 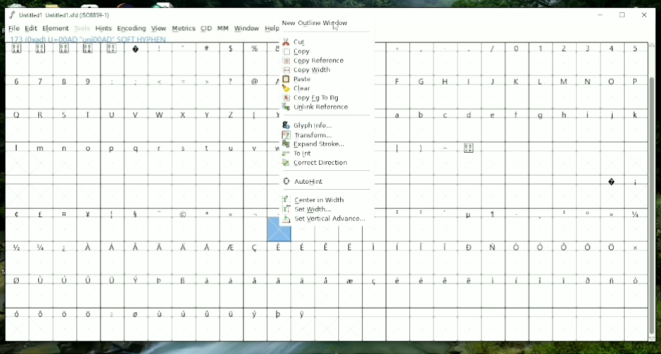 I want to click on To Int, so click(x=298, y=153).